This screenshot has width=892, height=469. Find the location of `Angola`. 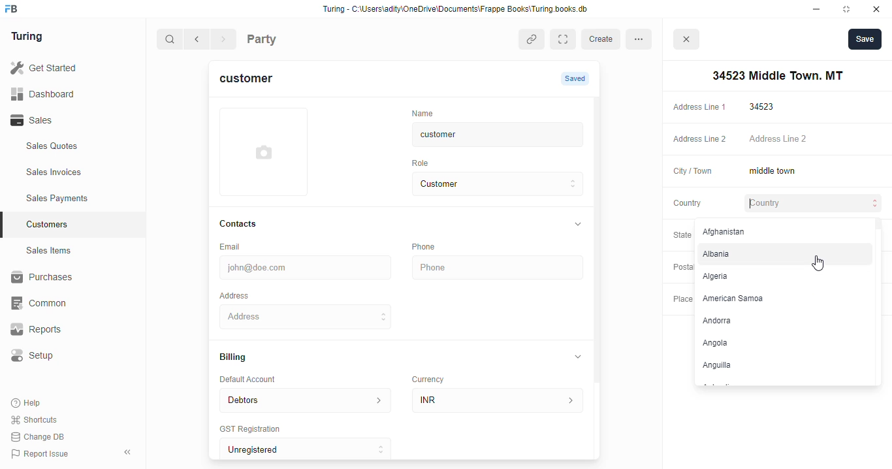

Angola is located at coordinates (778, 342).